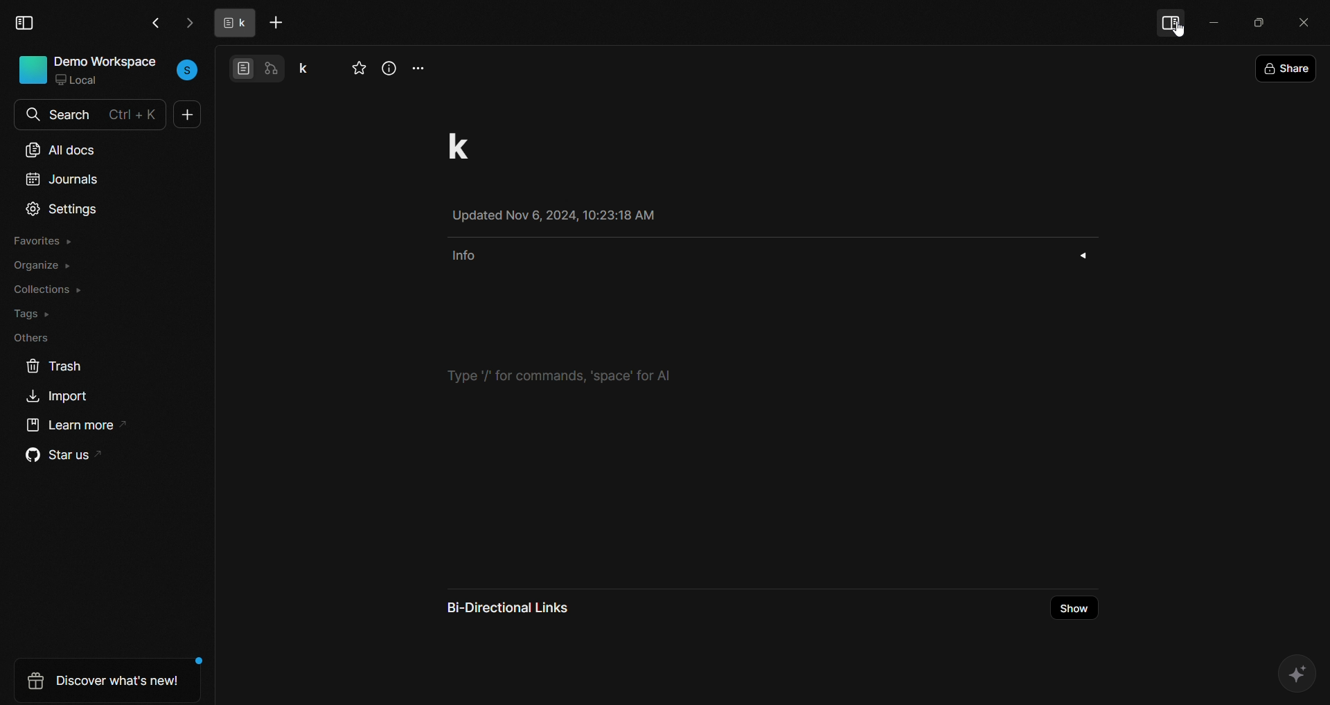  Describe the element at coordinates (33, 69) in the screenshot. I see `icon` at that location.